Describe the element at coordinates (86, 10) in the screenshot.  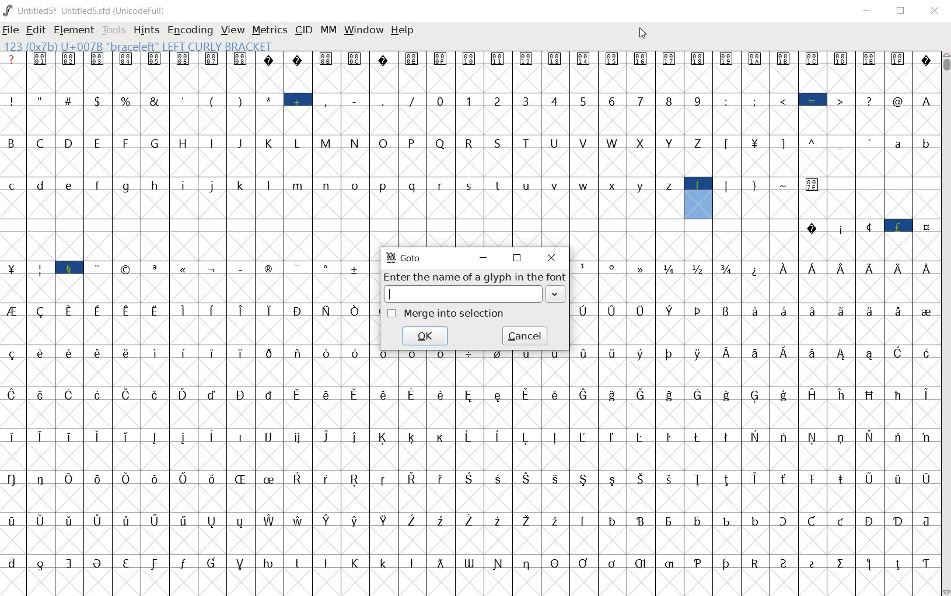
I see `Untitled5* Untitled5.sfd (UnicodeFull)` at that location.